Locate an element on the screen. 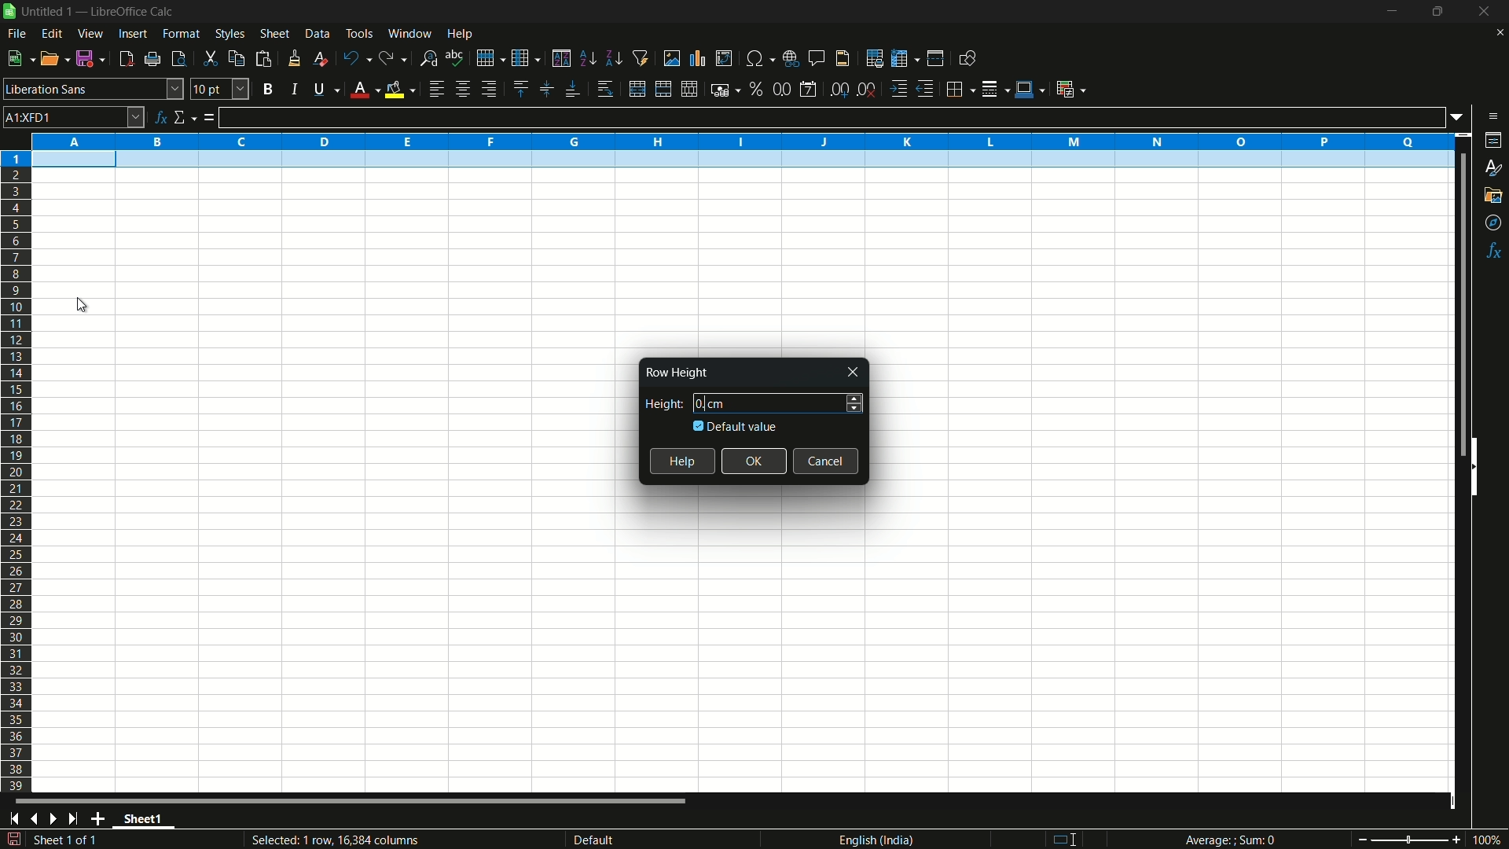 The width and height of the screenshot is (1509, 849). font size is located at coordinates (220, 89).